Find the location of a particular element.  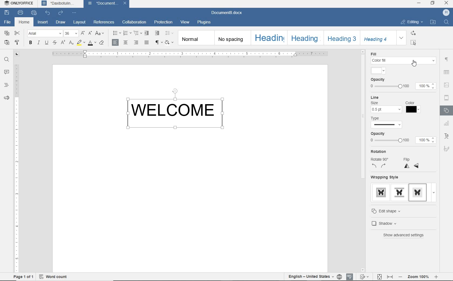

show advanced settings is located at coordinates (405, 236).